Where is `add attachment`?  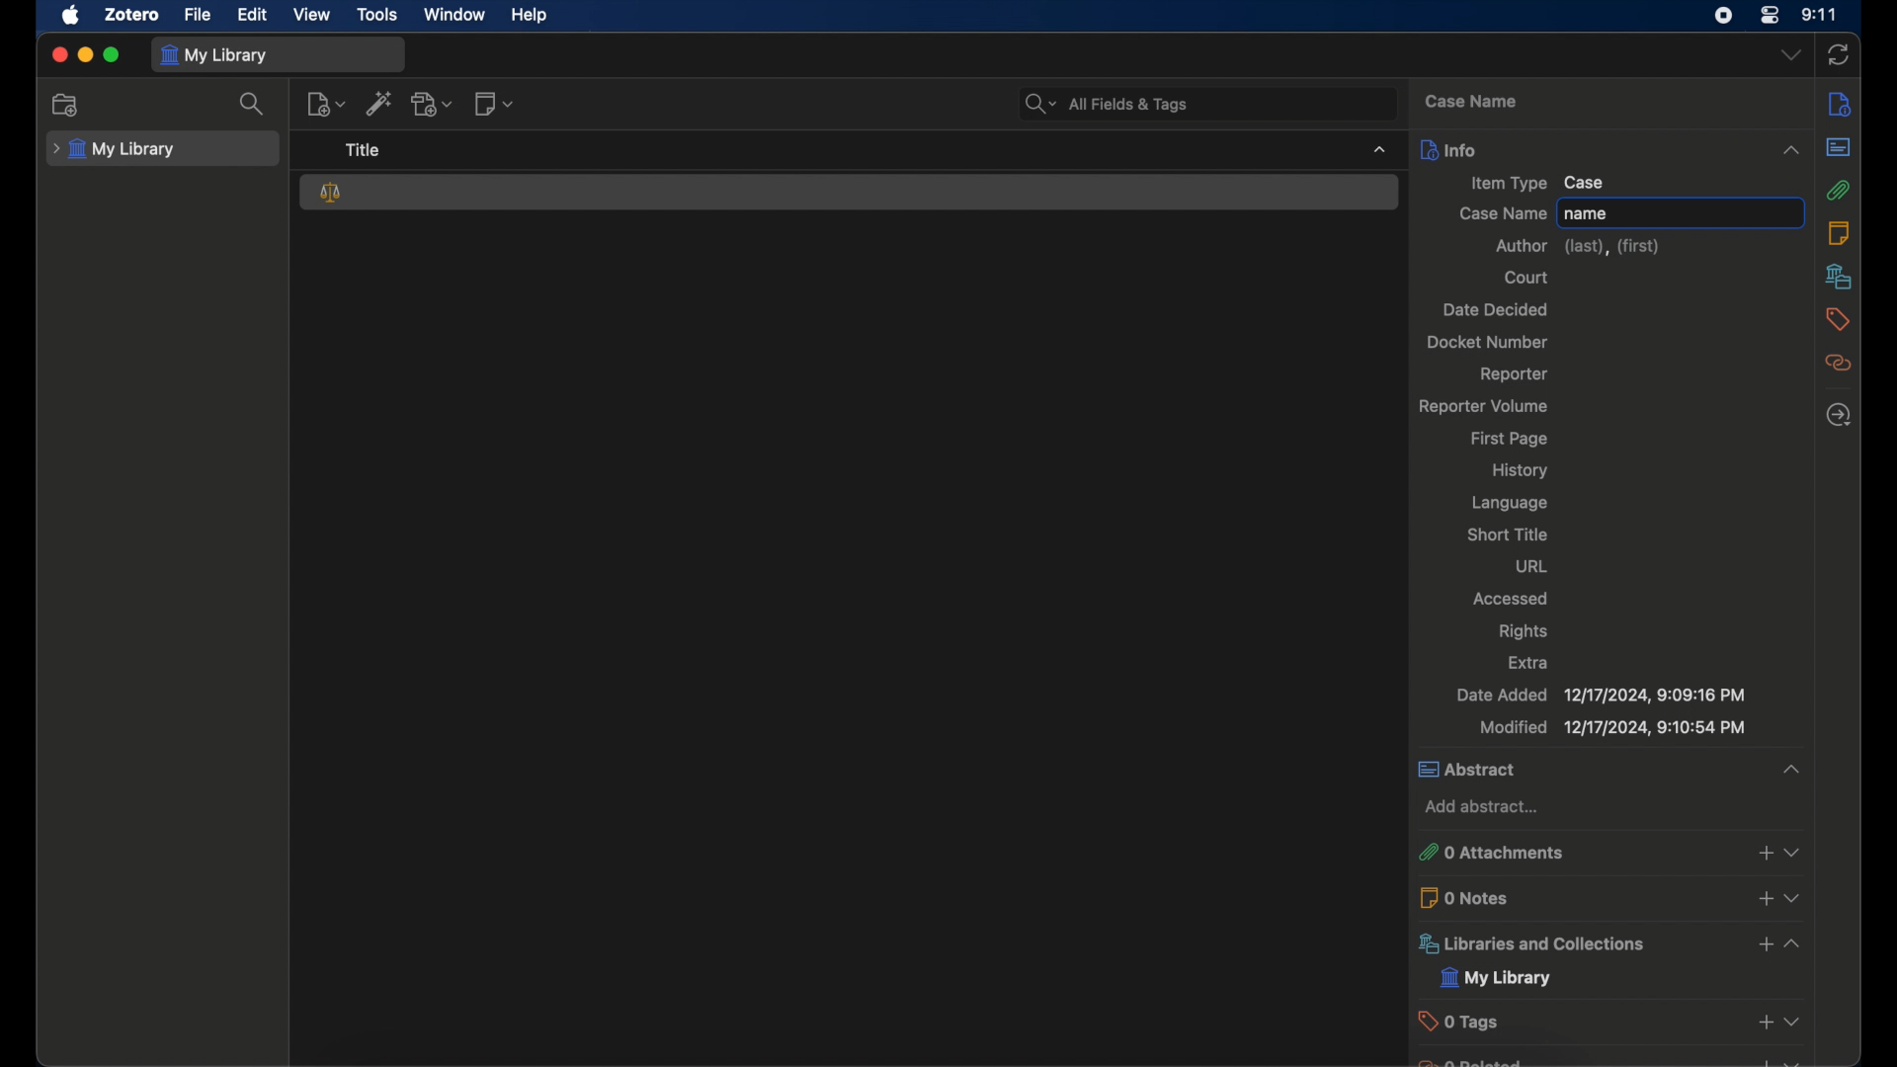
add attachment is located at coordinates (434, 104).